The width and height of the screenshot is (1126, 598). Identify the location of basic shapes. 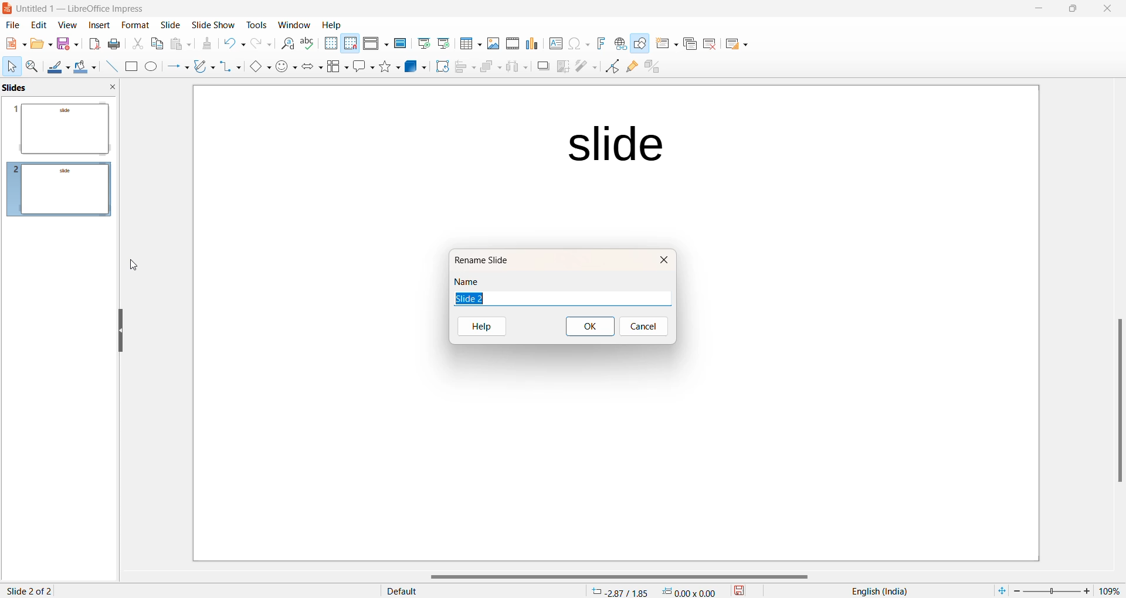
(256, 66).